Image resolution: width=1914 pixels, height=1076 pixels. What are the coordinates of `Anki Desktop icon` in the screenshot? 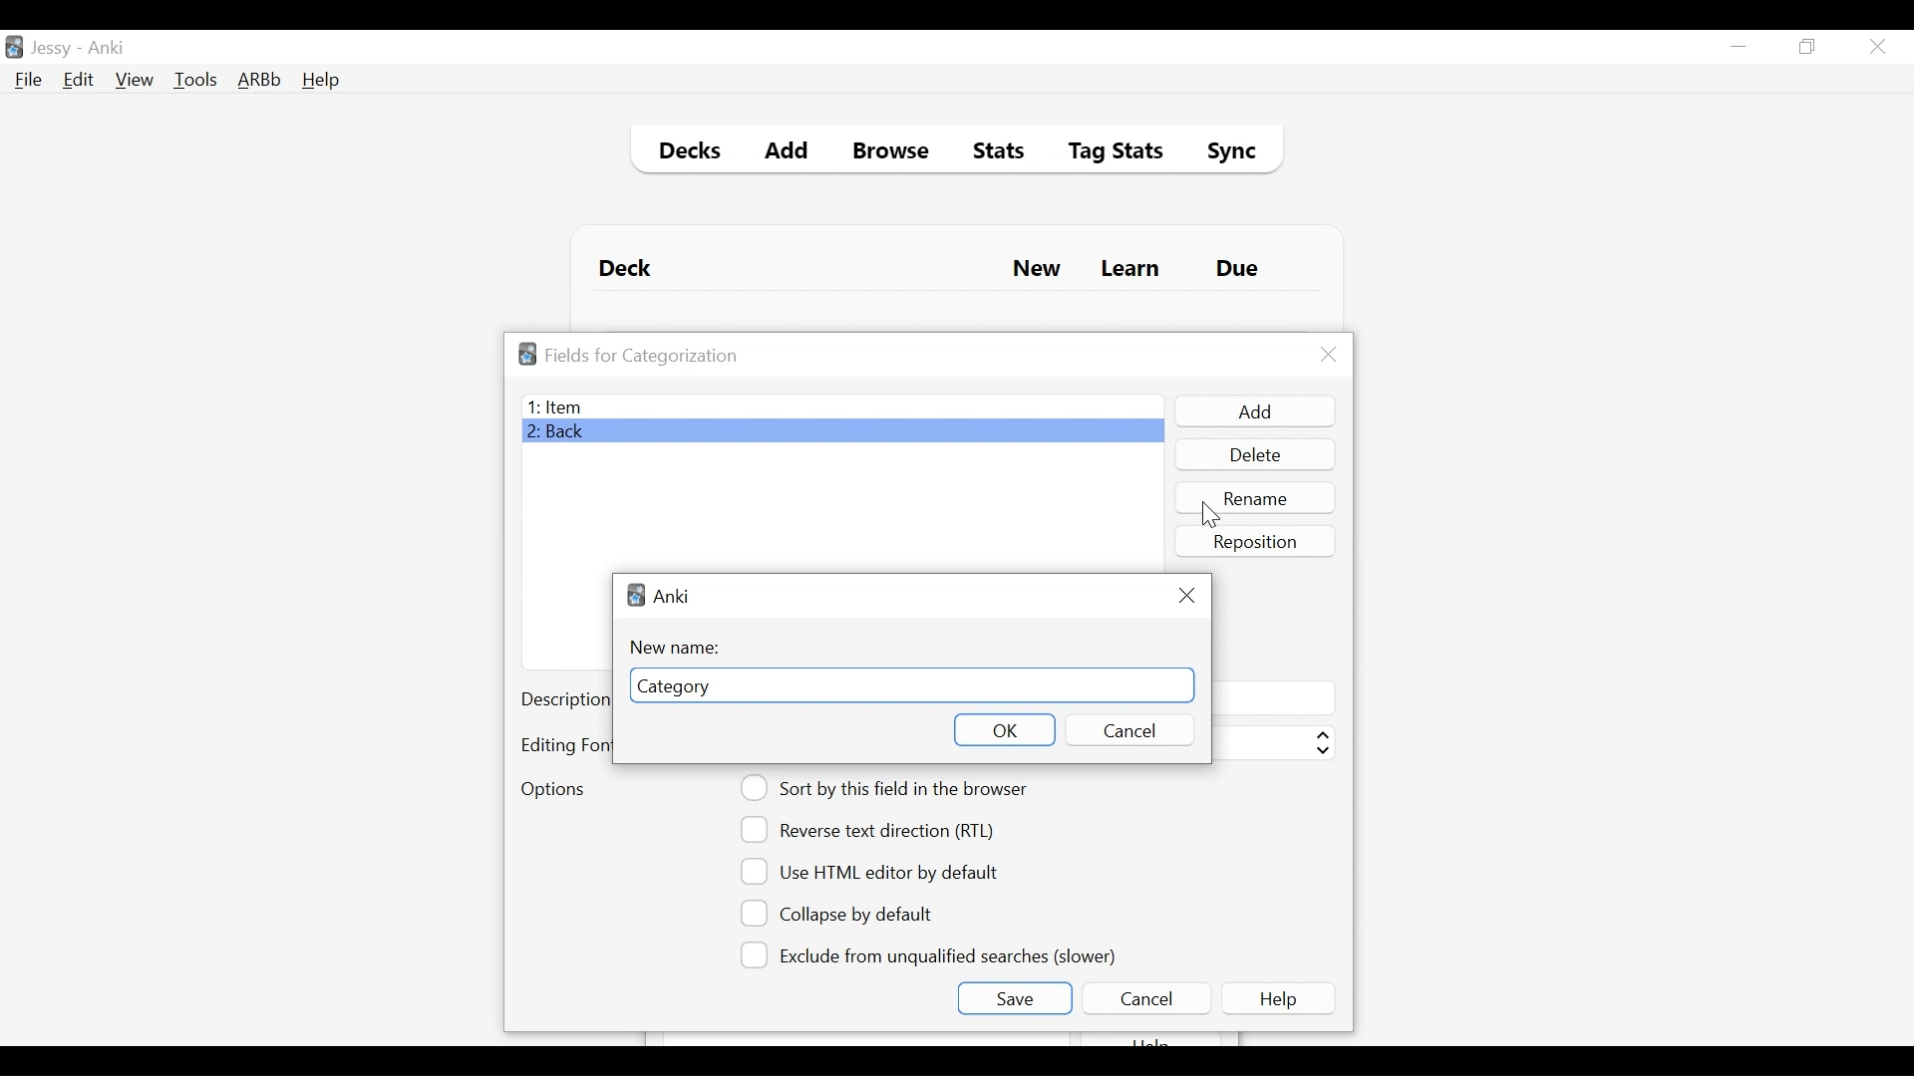 It's located at (14, 48).